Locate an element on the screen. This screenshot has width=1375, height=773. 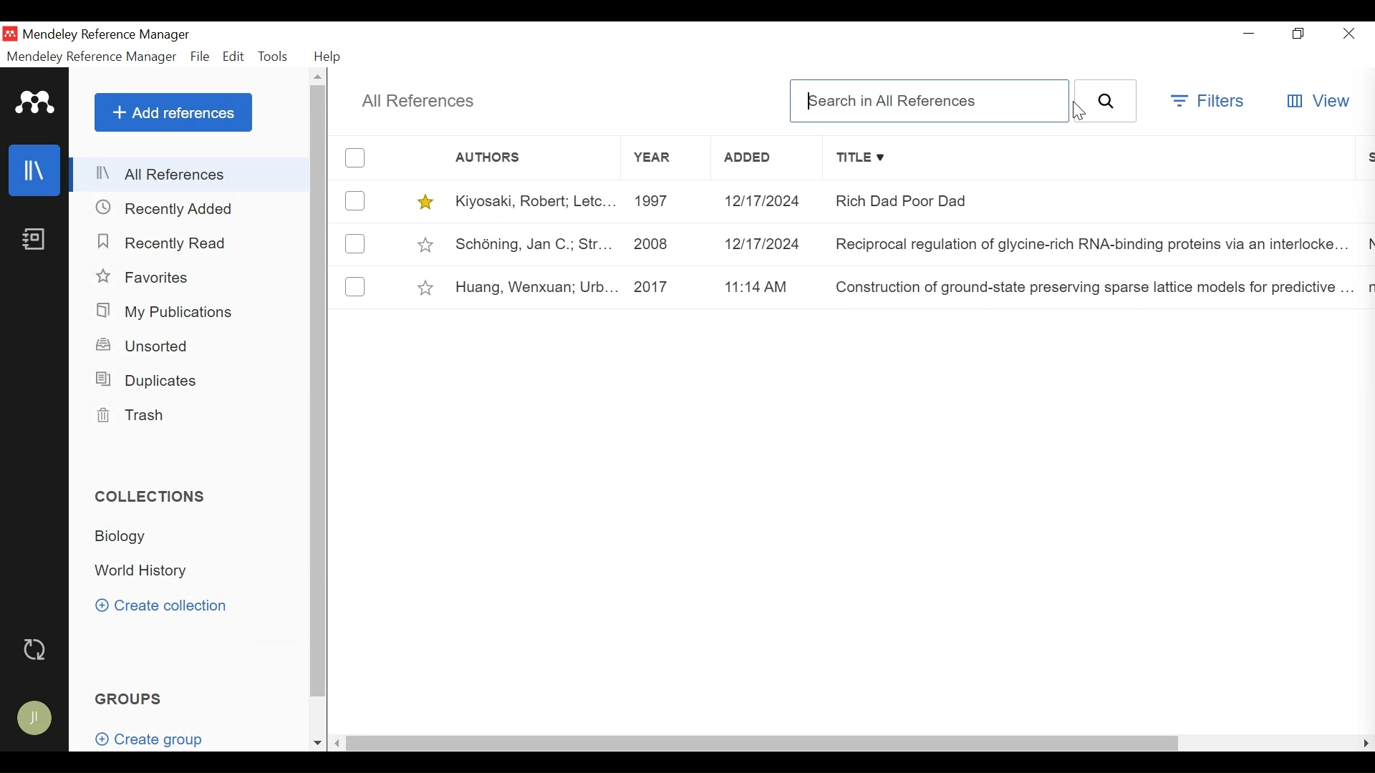
Added is located at coordinates (767, 159).